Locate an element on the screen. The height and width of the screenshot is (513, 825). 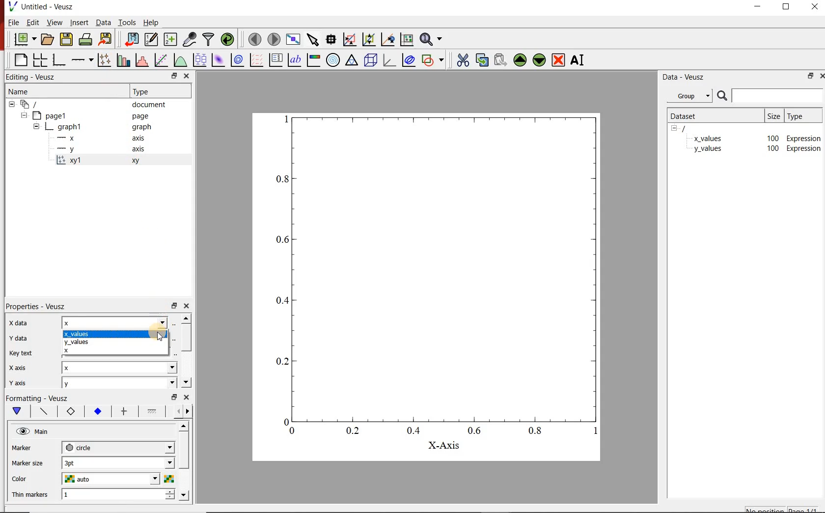
main formatting is located at coordinates (18, 411).